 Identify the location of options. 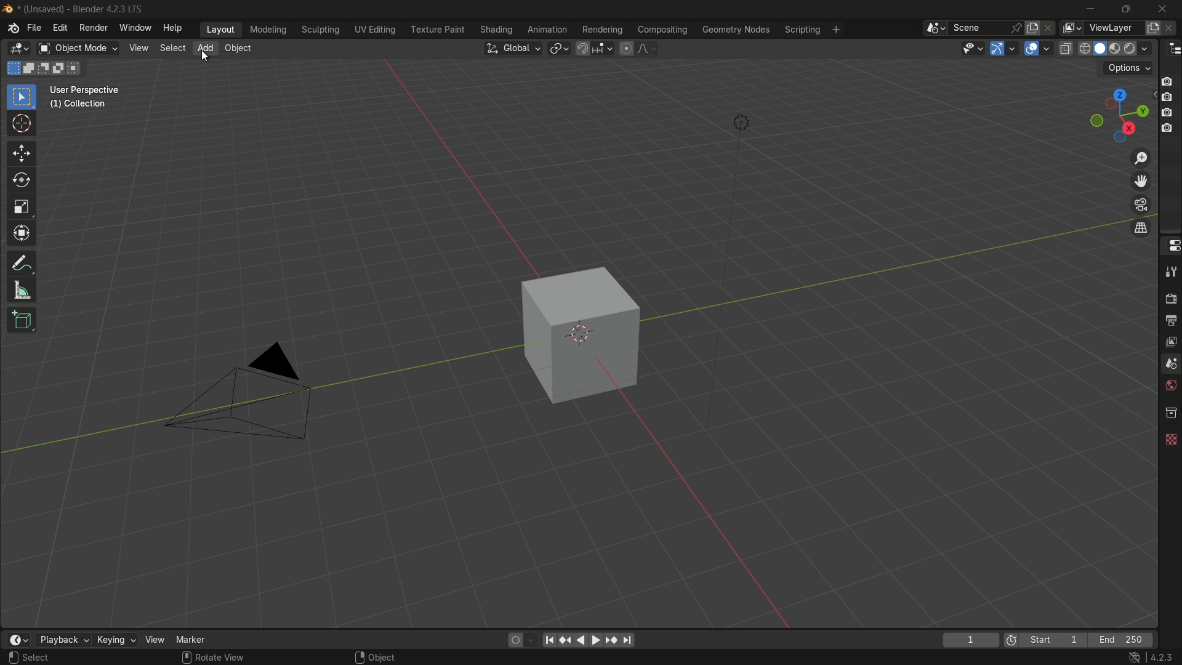
(1128, 69).